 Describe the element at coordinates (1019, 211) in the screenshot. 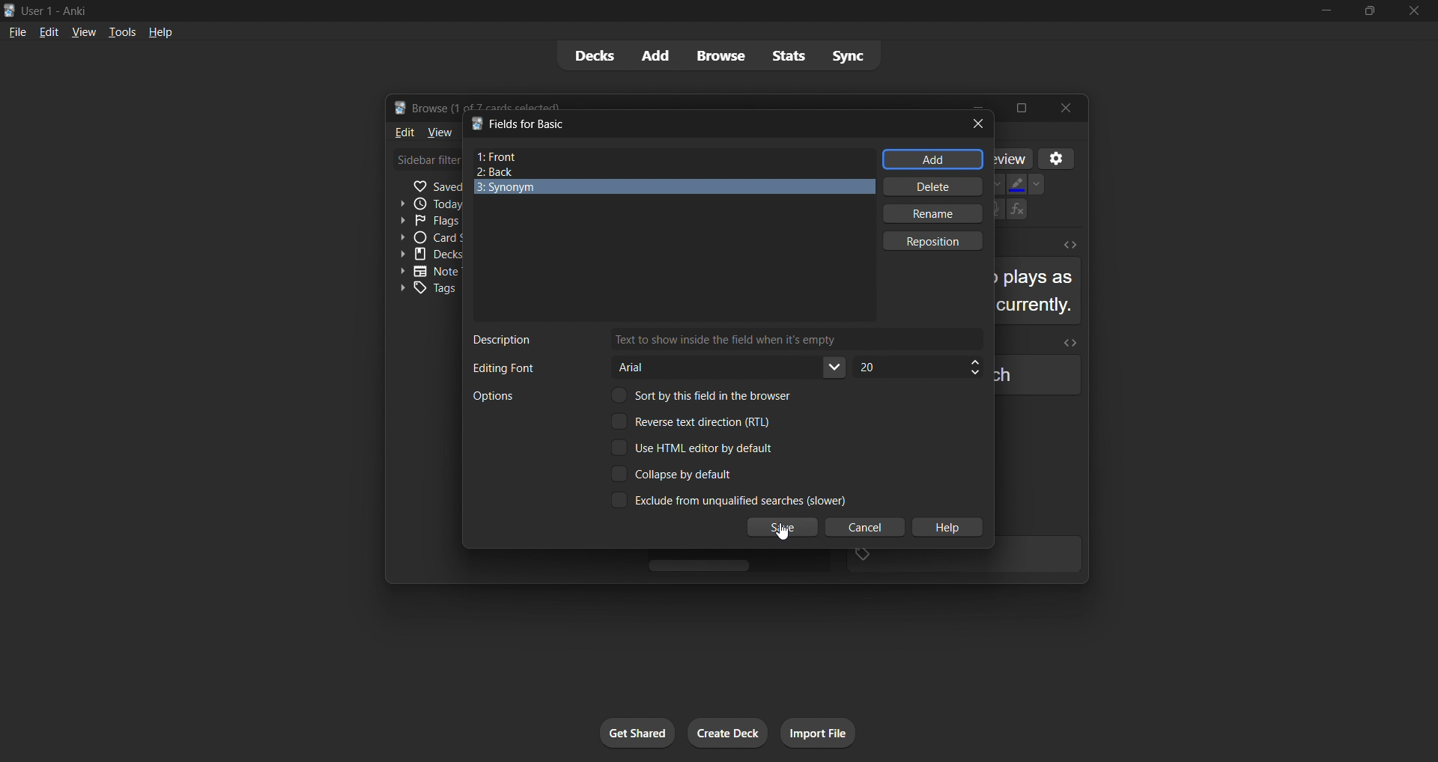

I see `Functions` at that location.